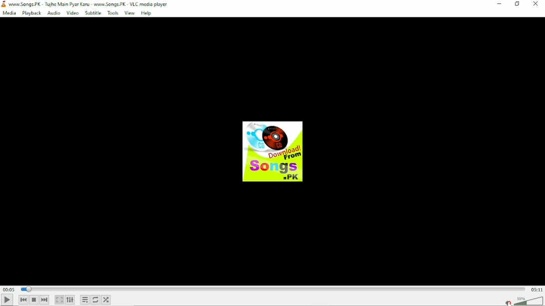 The image size is (545, 306). I want to click on Play duration, so click(272, 289).